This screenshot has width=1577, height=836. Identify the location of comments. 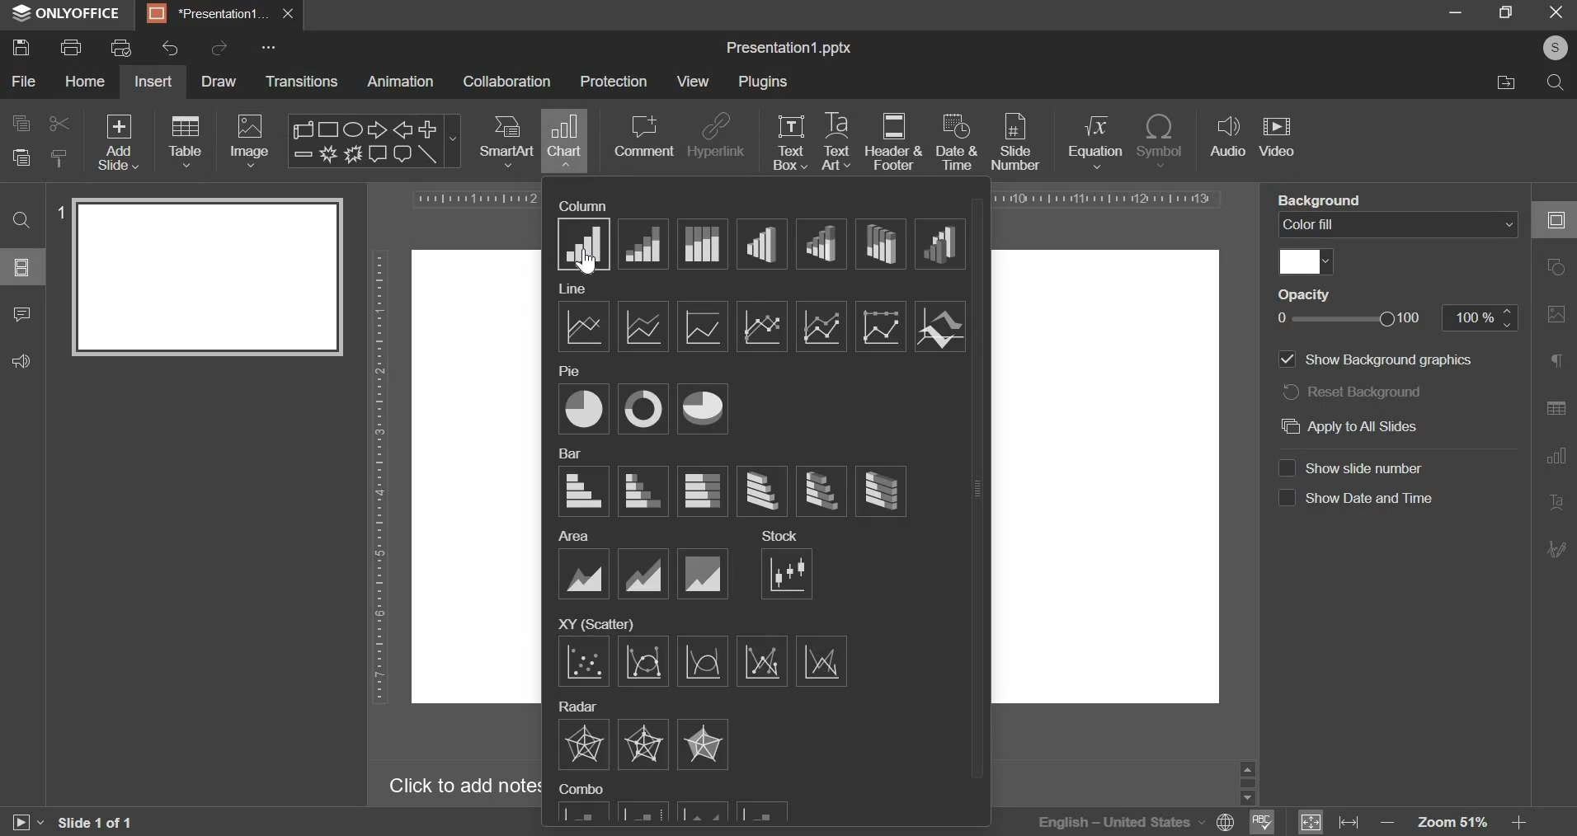
(21, 313).